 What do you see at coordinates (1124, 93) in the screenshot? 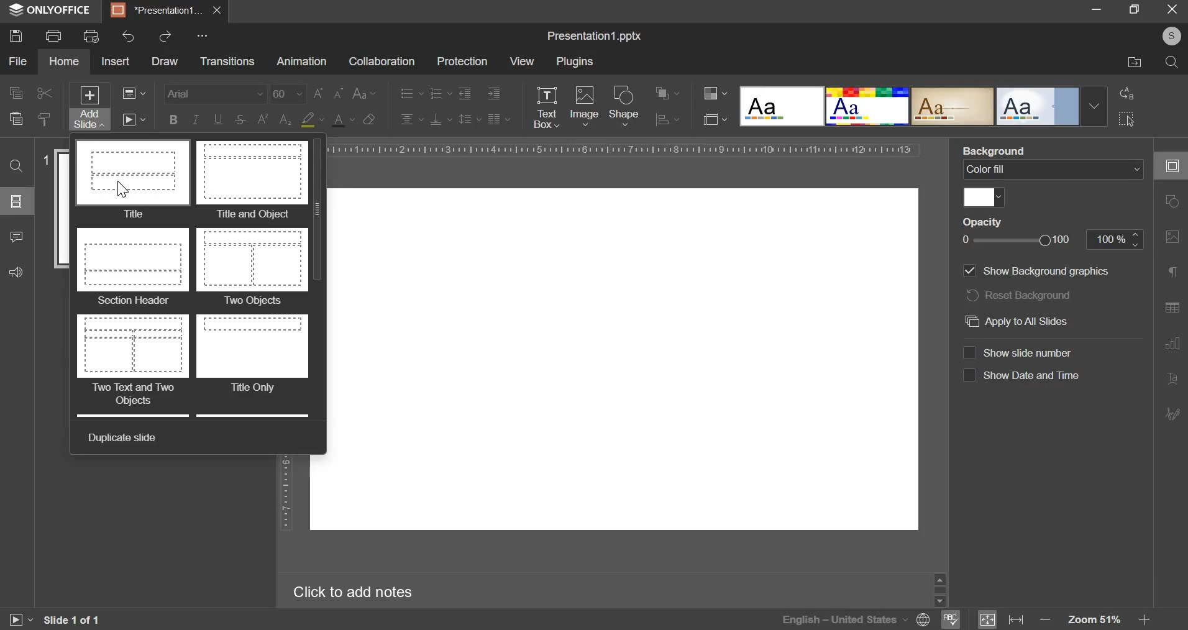
I see `replace` at bounding box center [1124, 93].